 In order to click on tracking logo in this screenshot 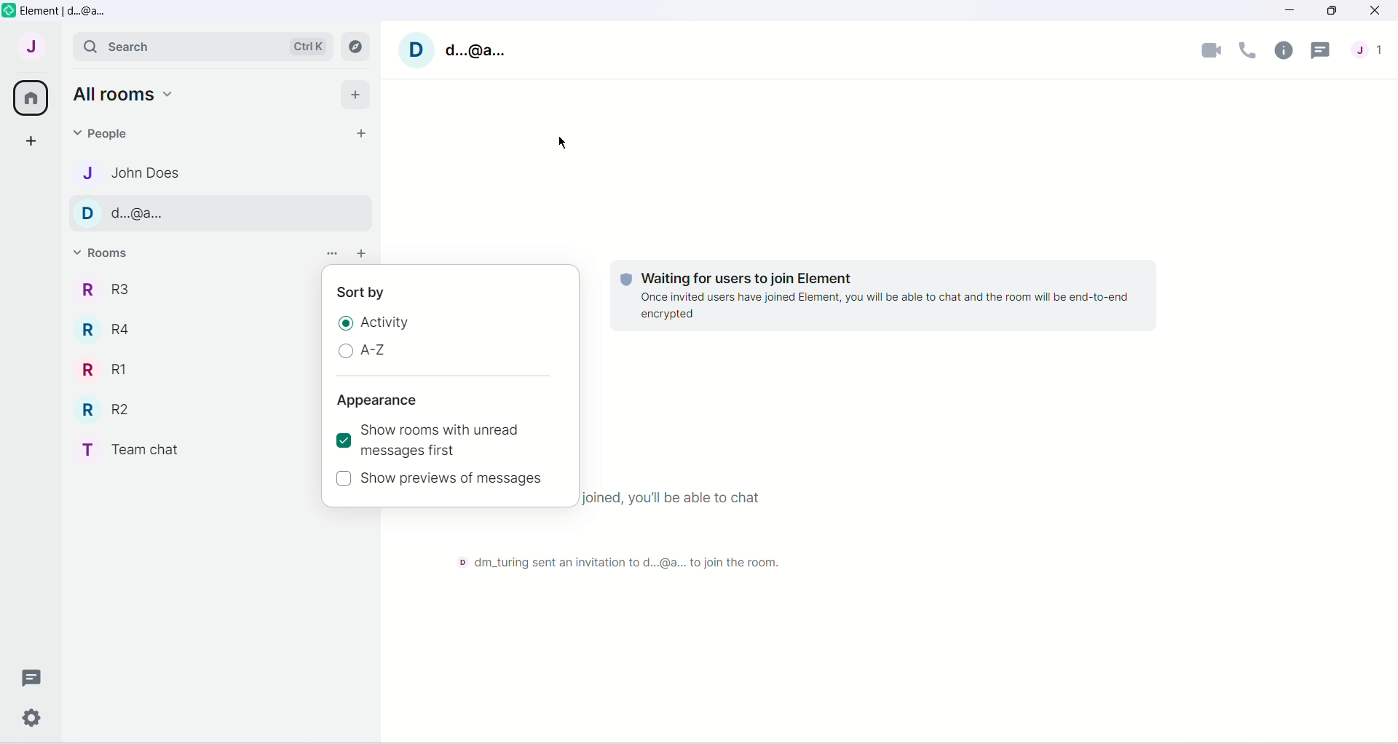, I will do `click(623, 279)`.